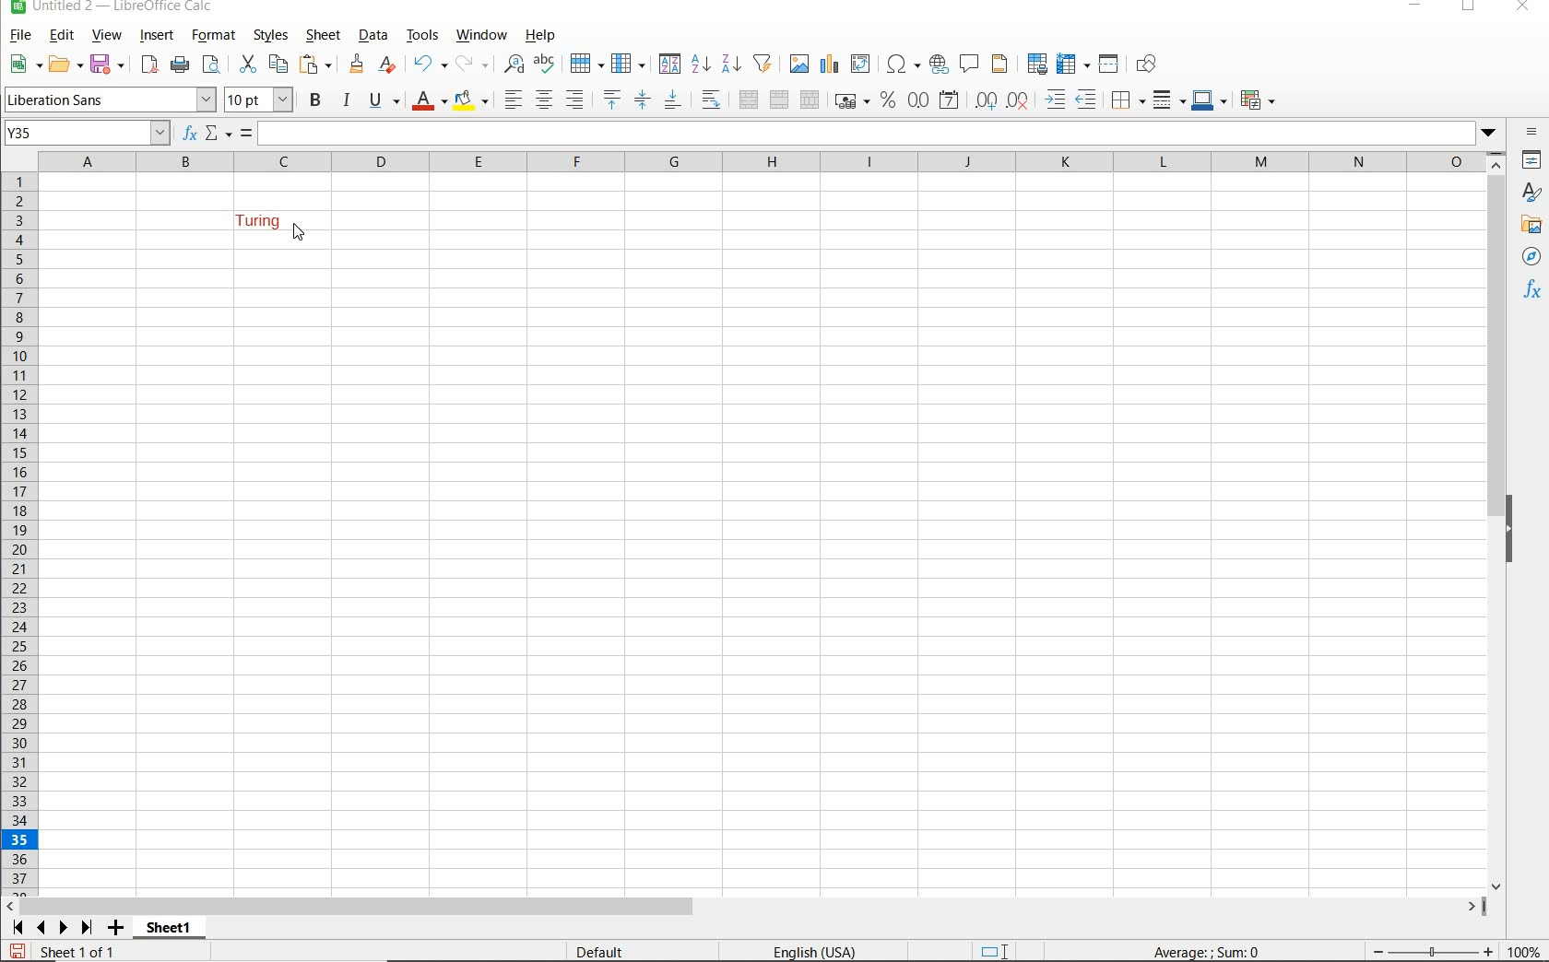 This screenshot has height=962, width=1549. Describe the element at coordinates (1496, 134) in the screenshot. I see `dropdown` at that location.